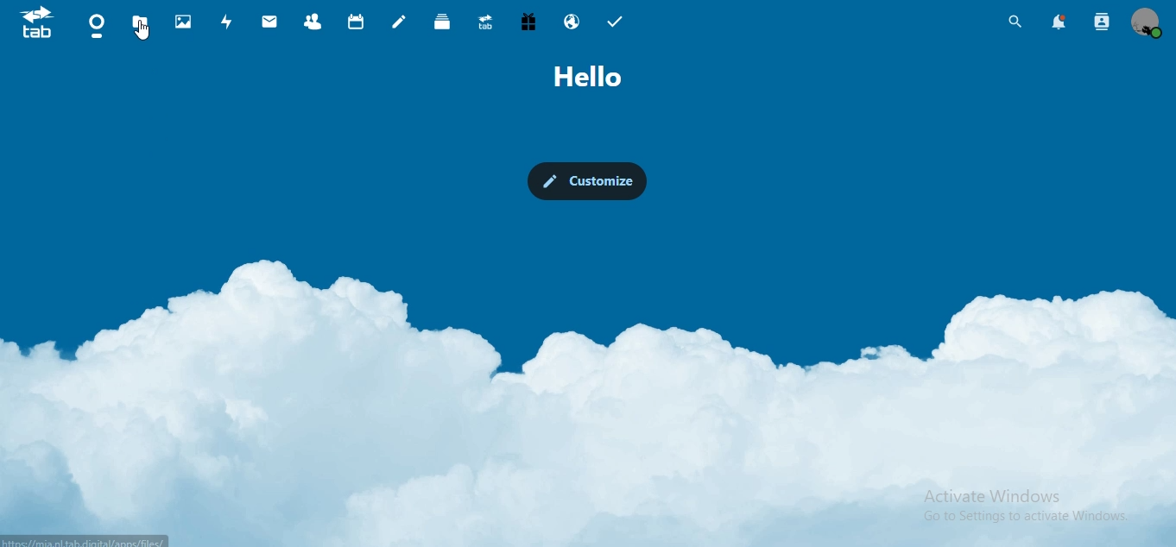 Image resolution: width=1176 pixels, height=547 pixels. I want to click on notifications, so click(1060, 23).